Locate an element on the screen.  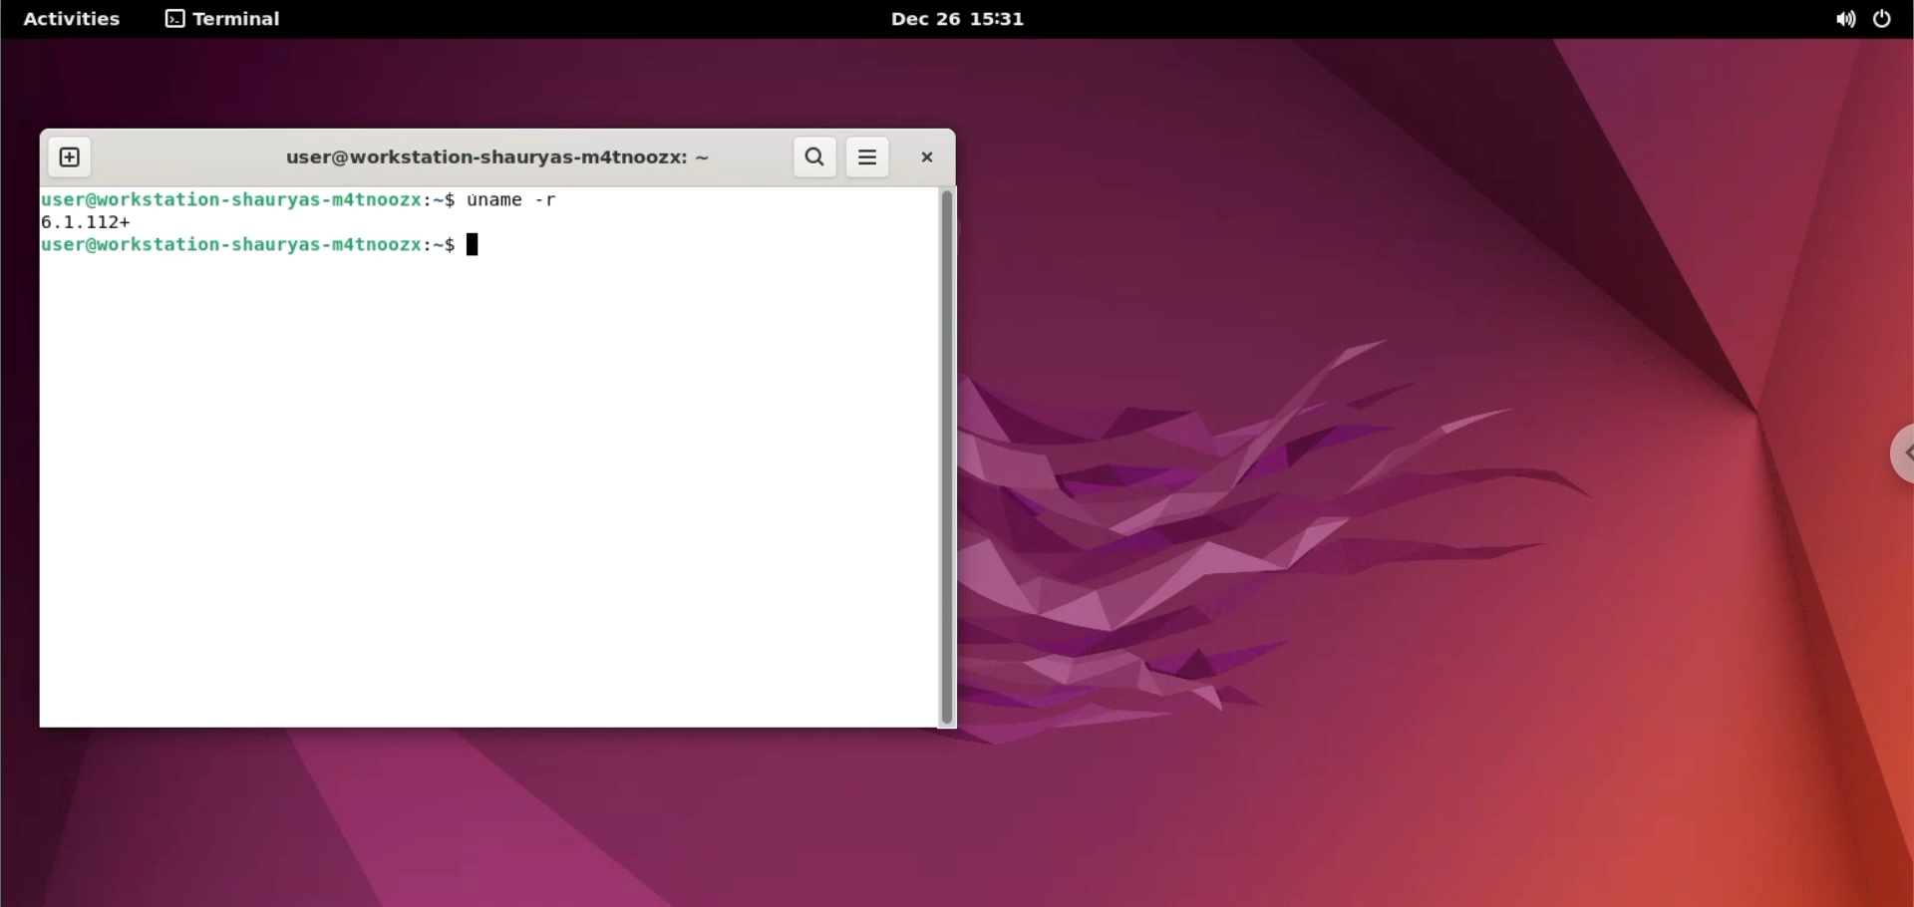
more options is located at coordinates (869, 158).